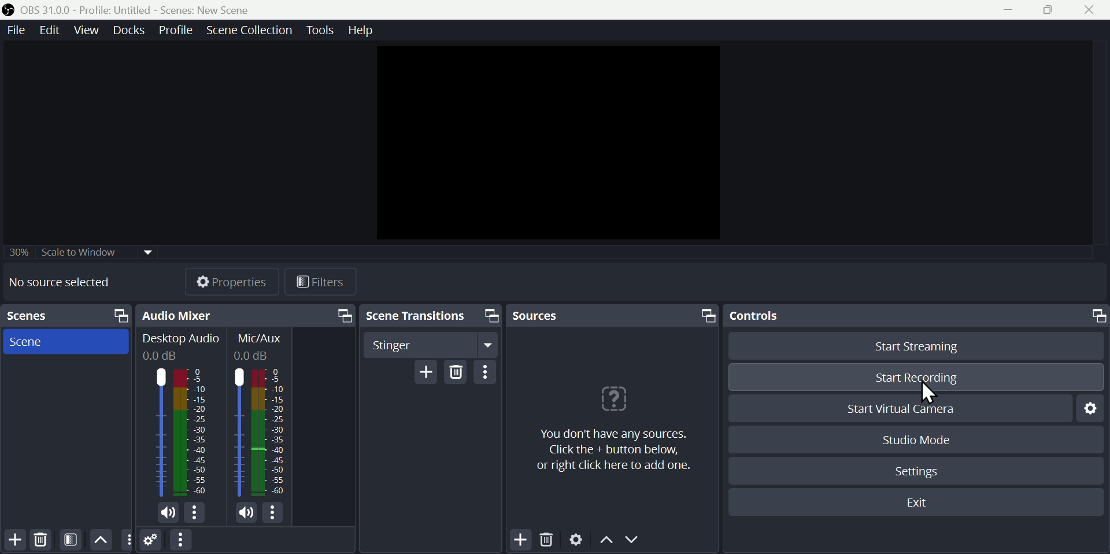 The height and width of the screenshot is (554, 1110). Describe the element at coordinates (273, 514) in the screenshot. I see `options` at that location.